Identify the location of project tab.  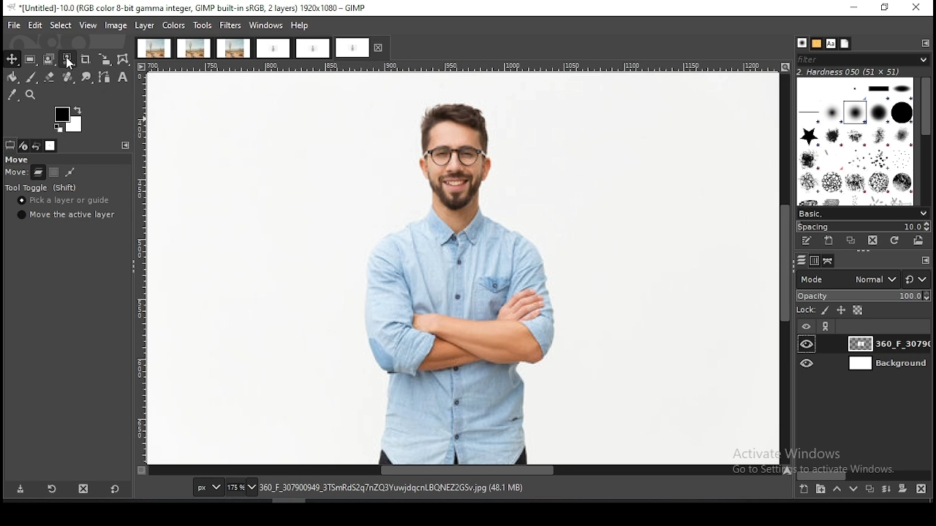
(273, 49).